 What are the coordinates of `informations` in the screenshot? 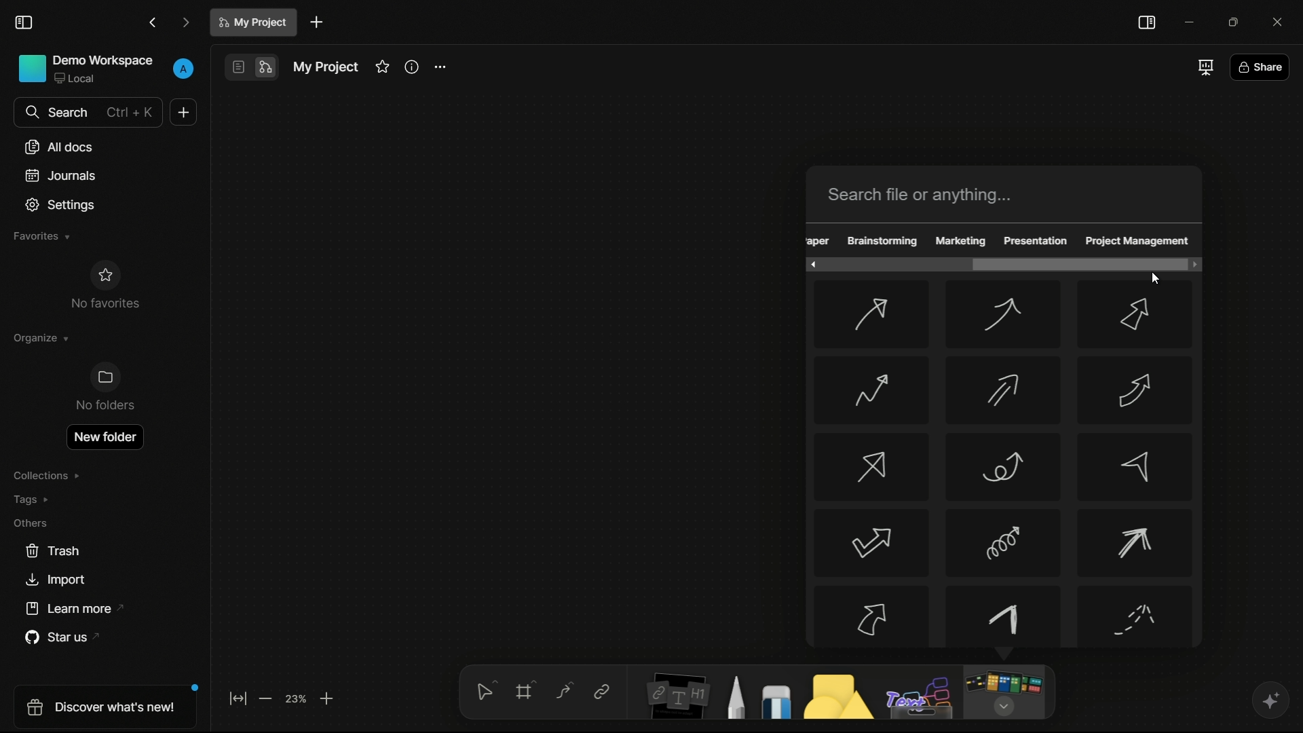 It's located at (412, 67).